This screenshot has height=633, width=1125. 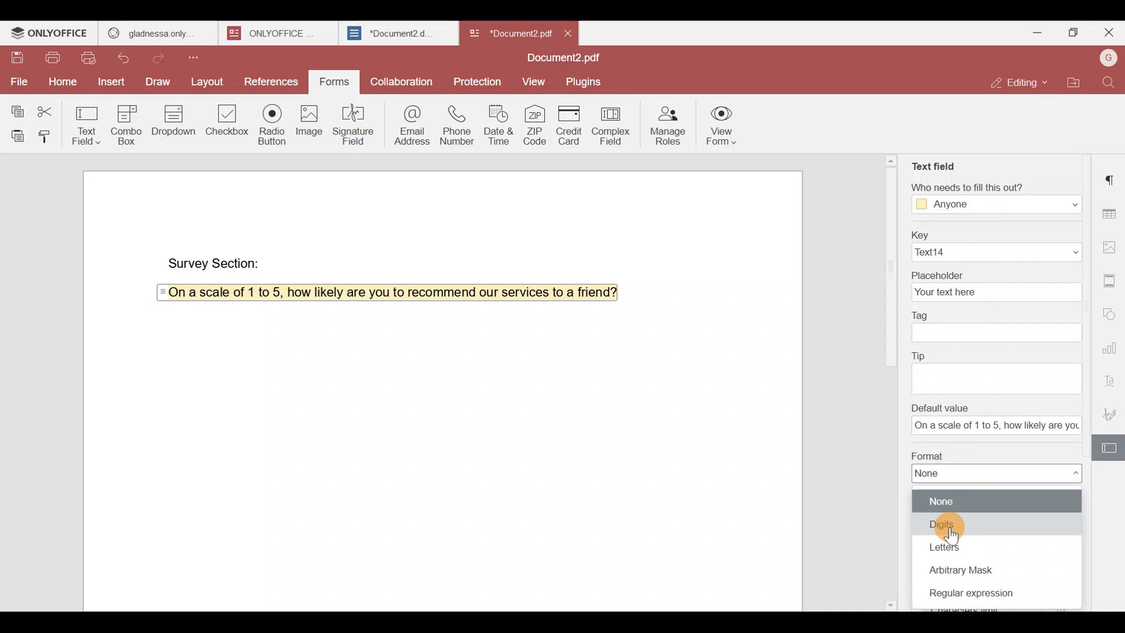 What do you see at coordinates (998, 474) in the screenshot?
I see `None` at bounding box center [998, 474].